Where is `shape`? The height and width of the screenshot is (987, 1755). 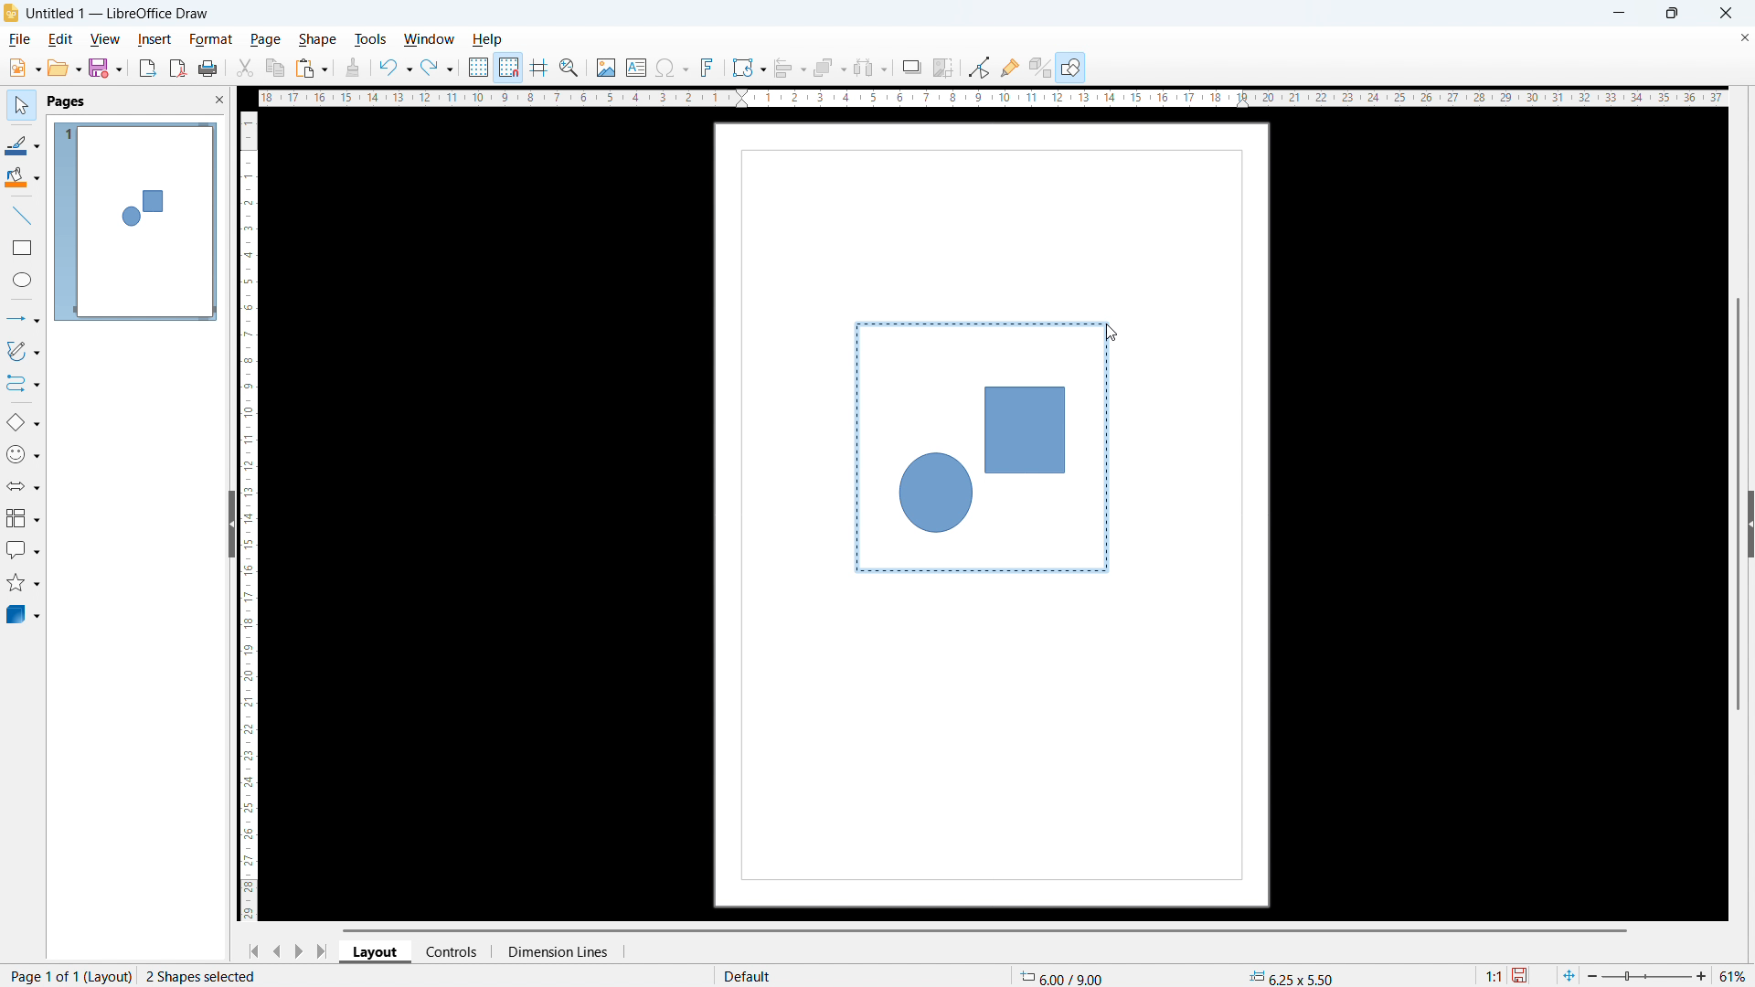 shape is located at coordinates (318, 39).